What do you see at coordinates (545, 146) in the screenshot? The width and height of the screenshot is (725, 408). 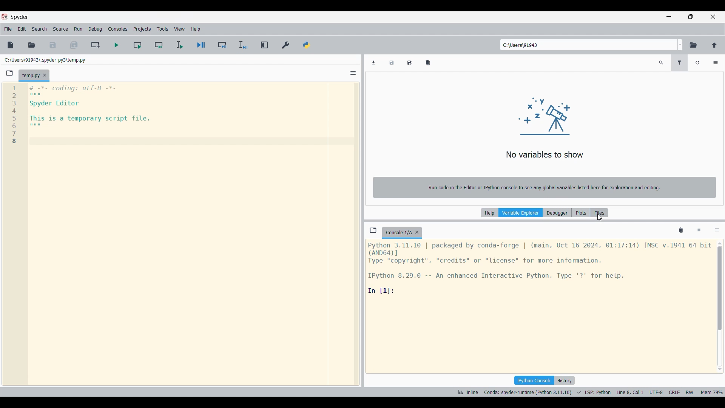 I see `Pane logo and text` at bounding box center [545, 146].